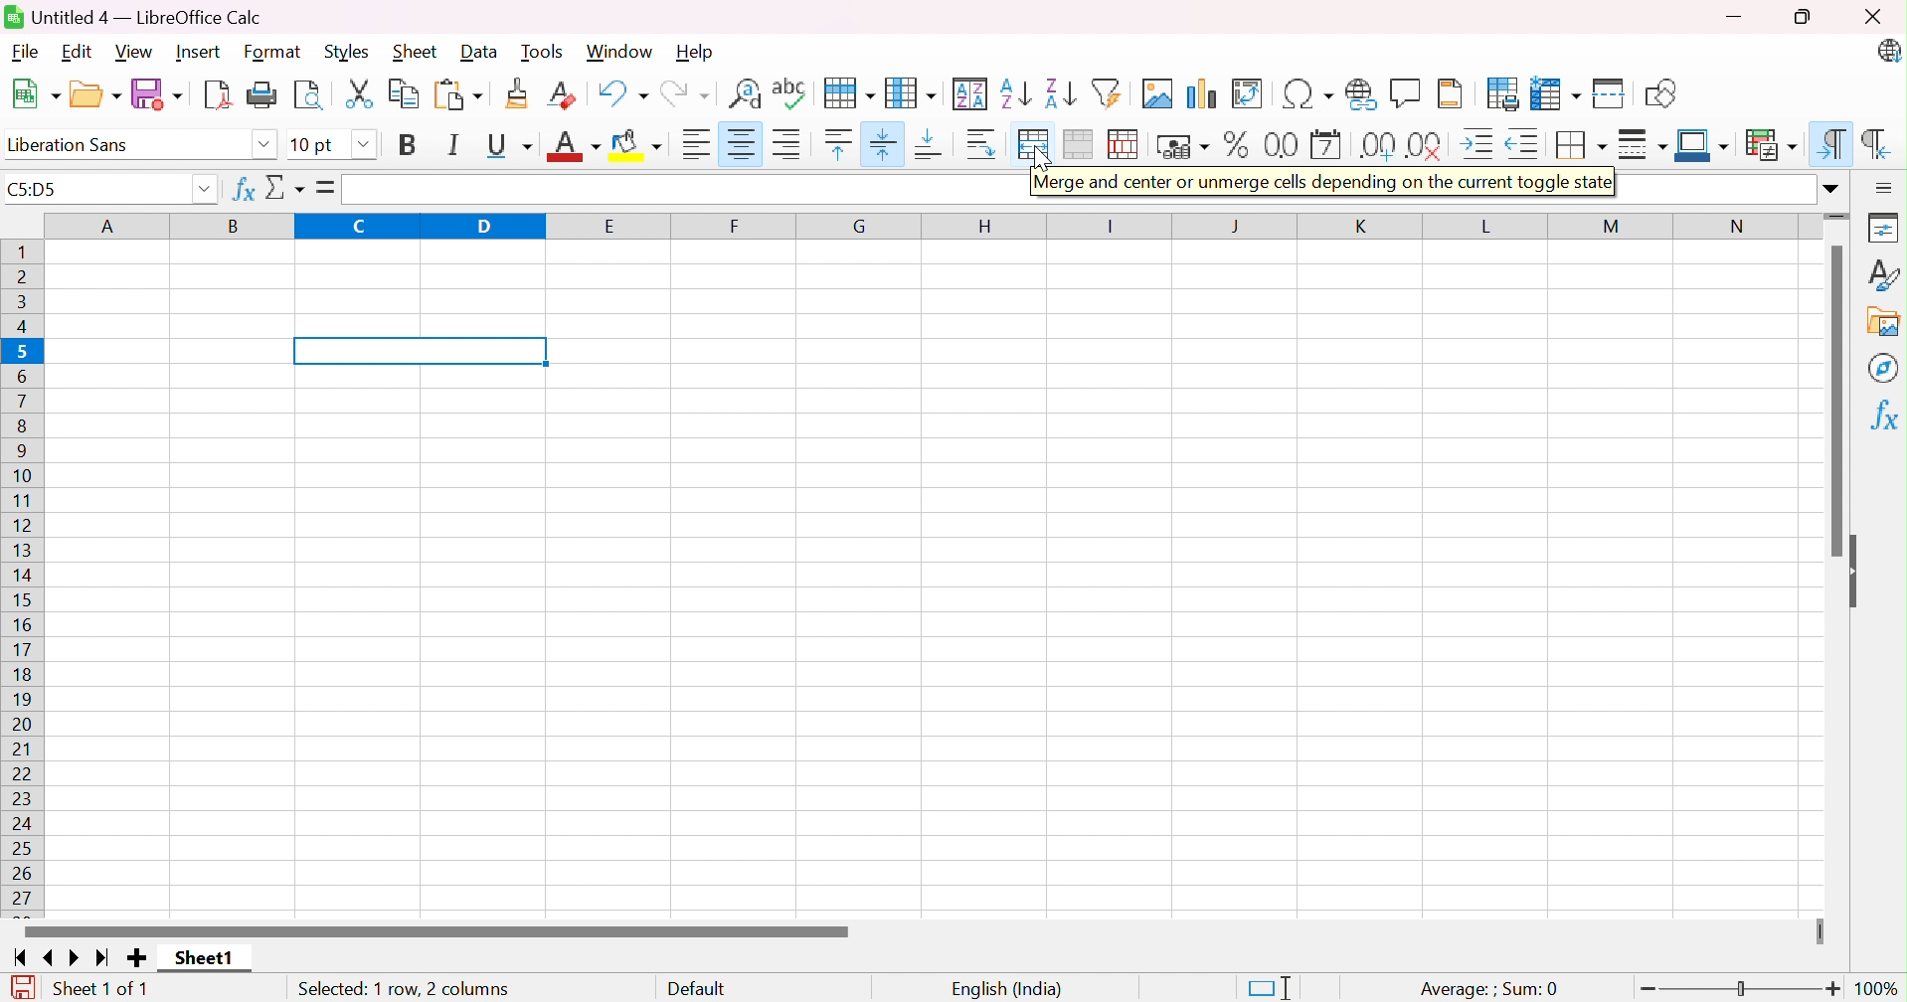  What do you see at coordinates (621, 51) in the screenshot?
I see `Window` at bounding box center [621, 51].